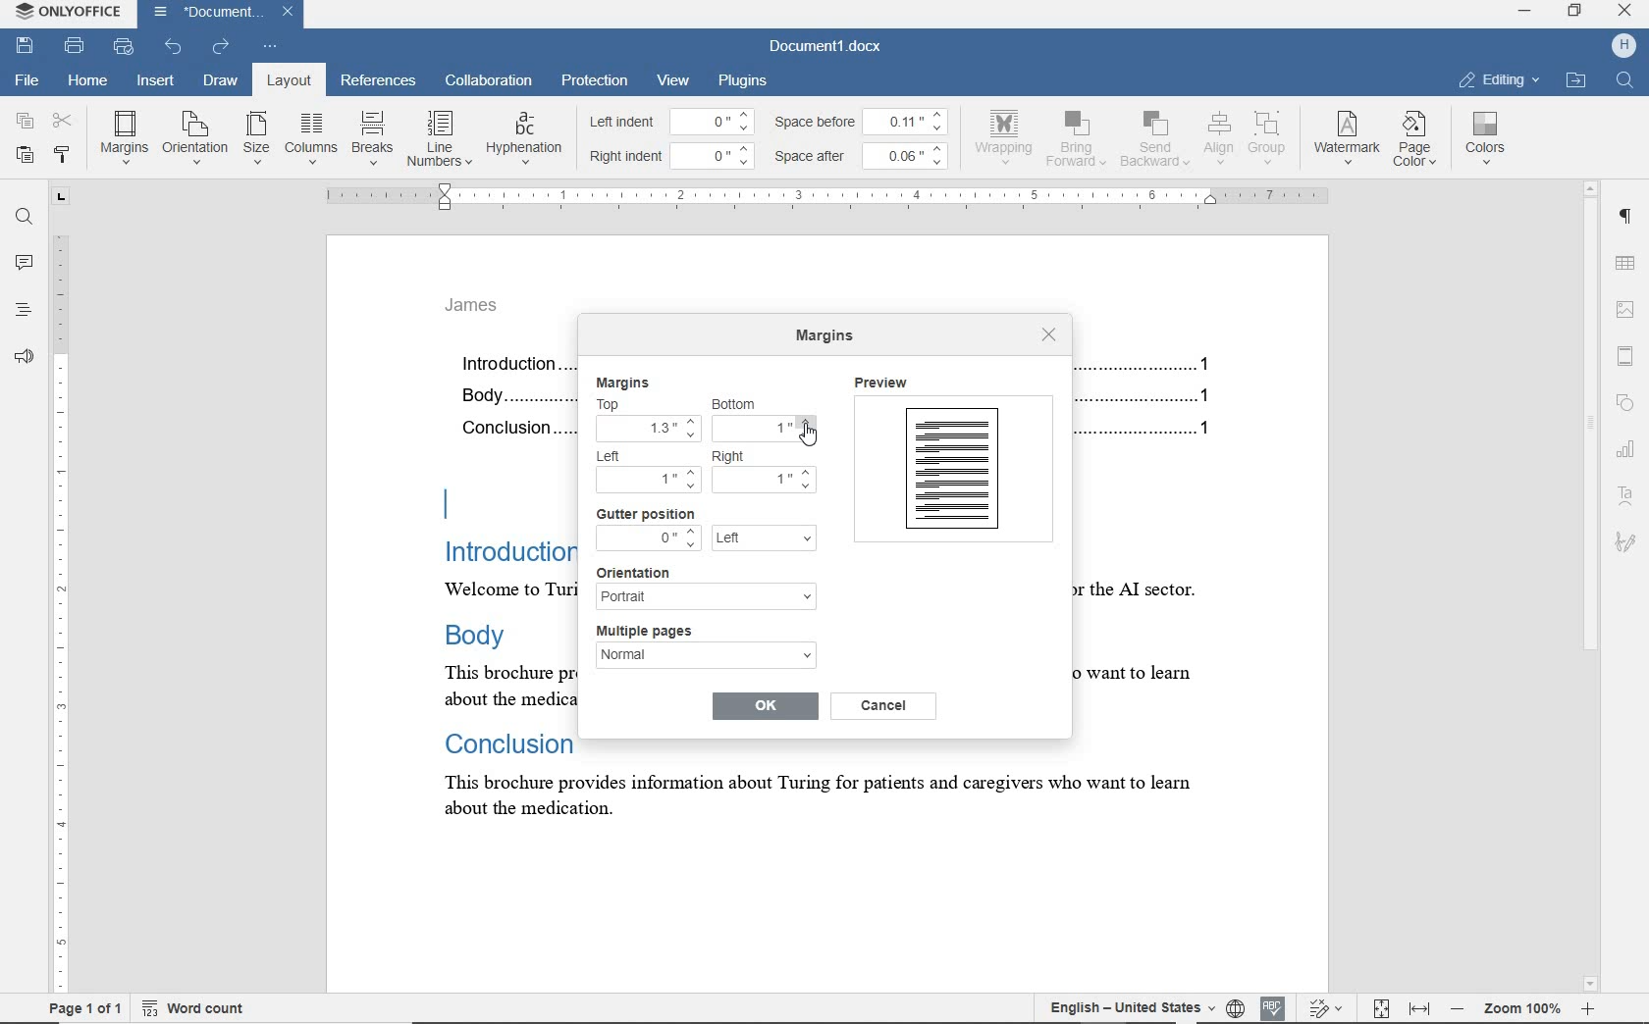  I want to click on left indent, so click(620, 124).